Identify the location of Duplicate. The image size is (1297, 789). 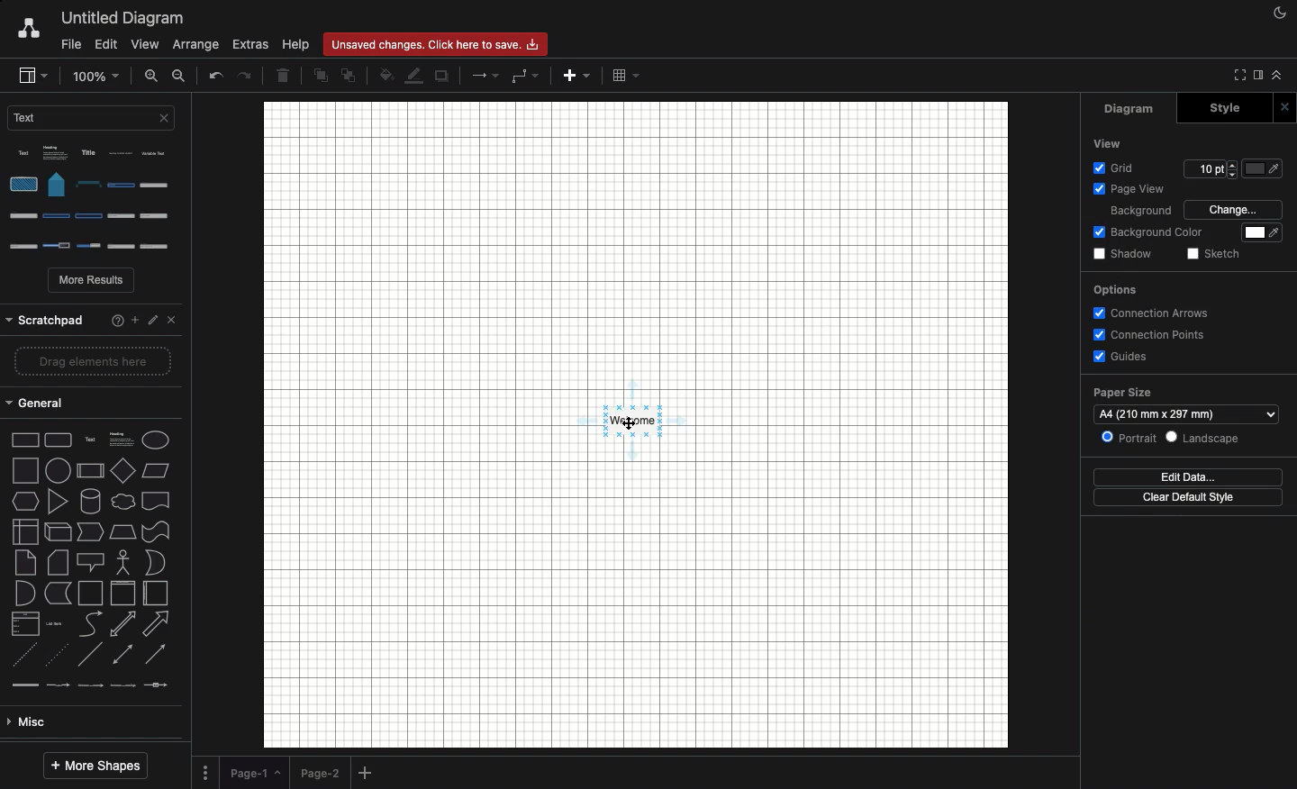
(443, 77).